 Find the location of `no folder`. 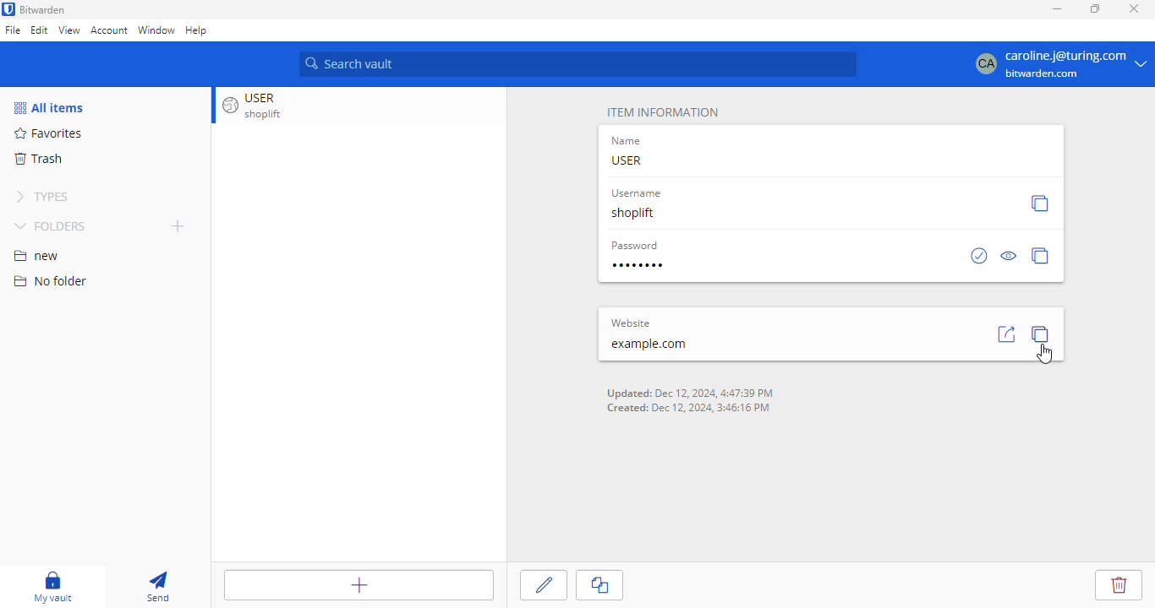

no folder is located at coordinates (51, 281).